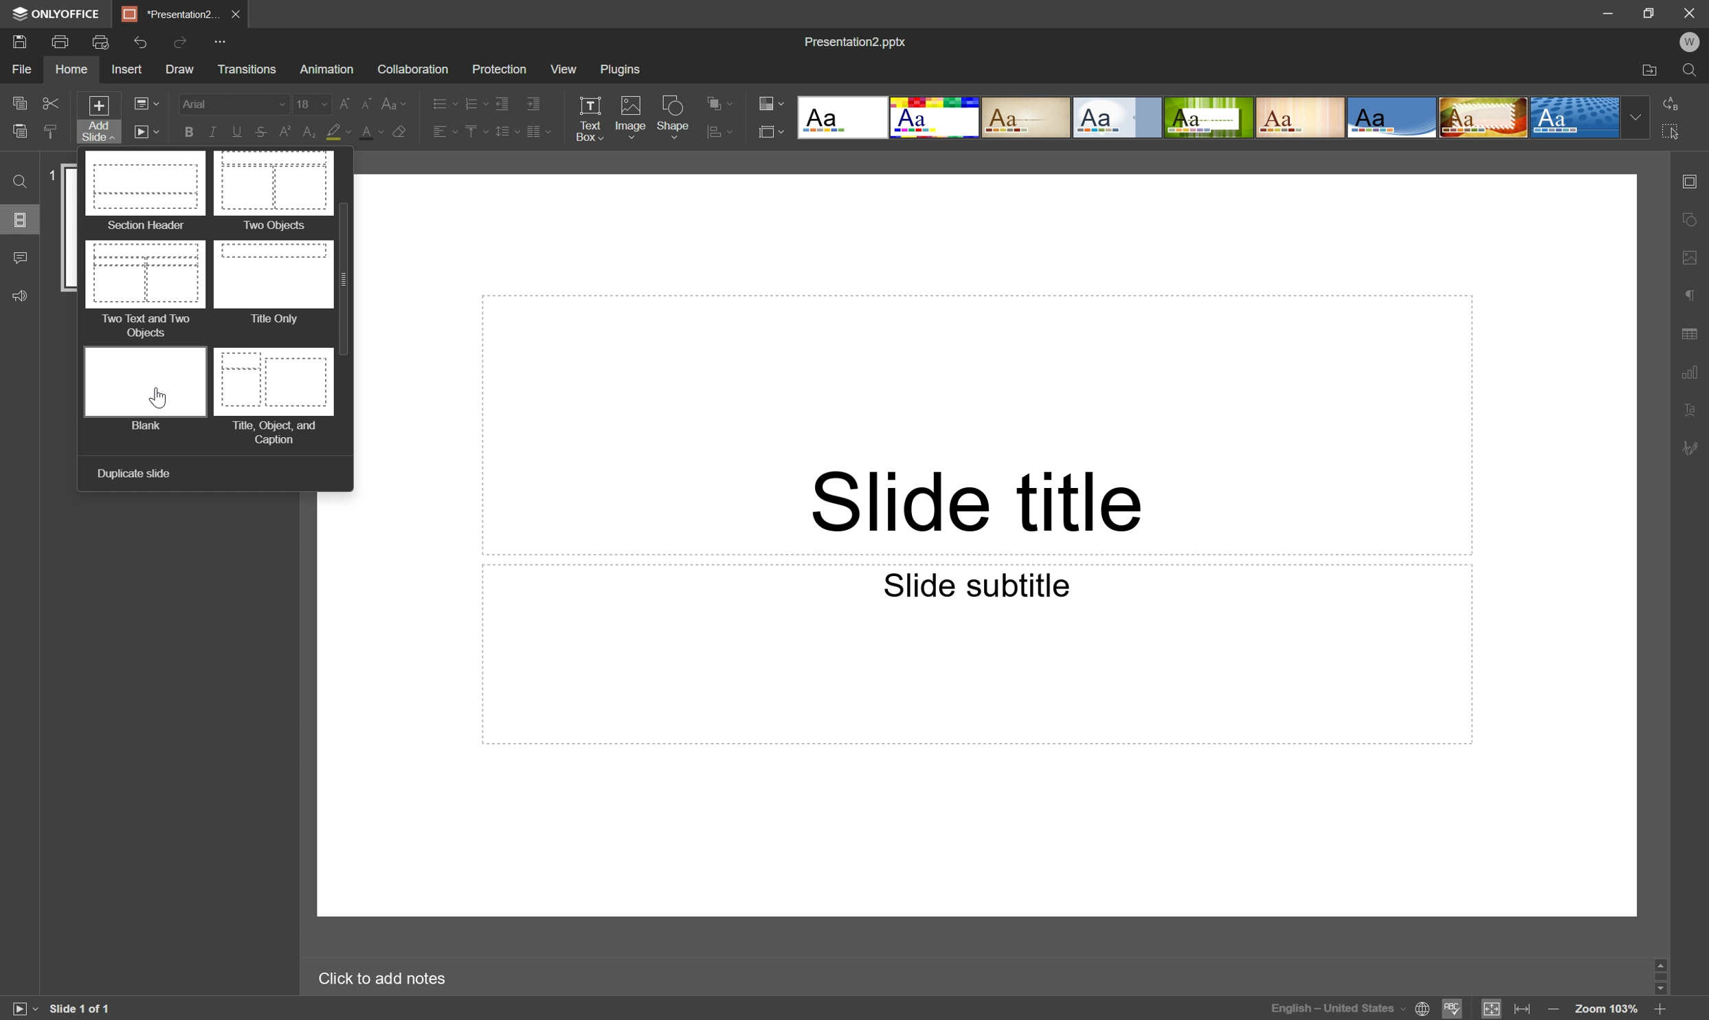 The height and width of the screenshot is (1020, 1709). I want to click on Spell checking, so click(1454, 1008).